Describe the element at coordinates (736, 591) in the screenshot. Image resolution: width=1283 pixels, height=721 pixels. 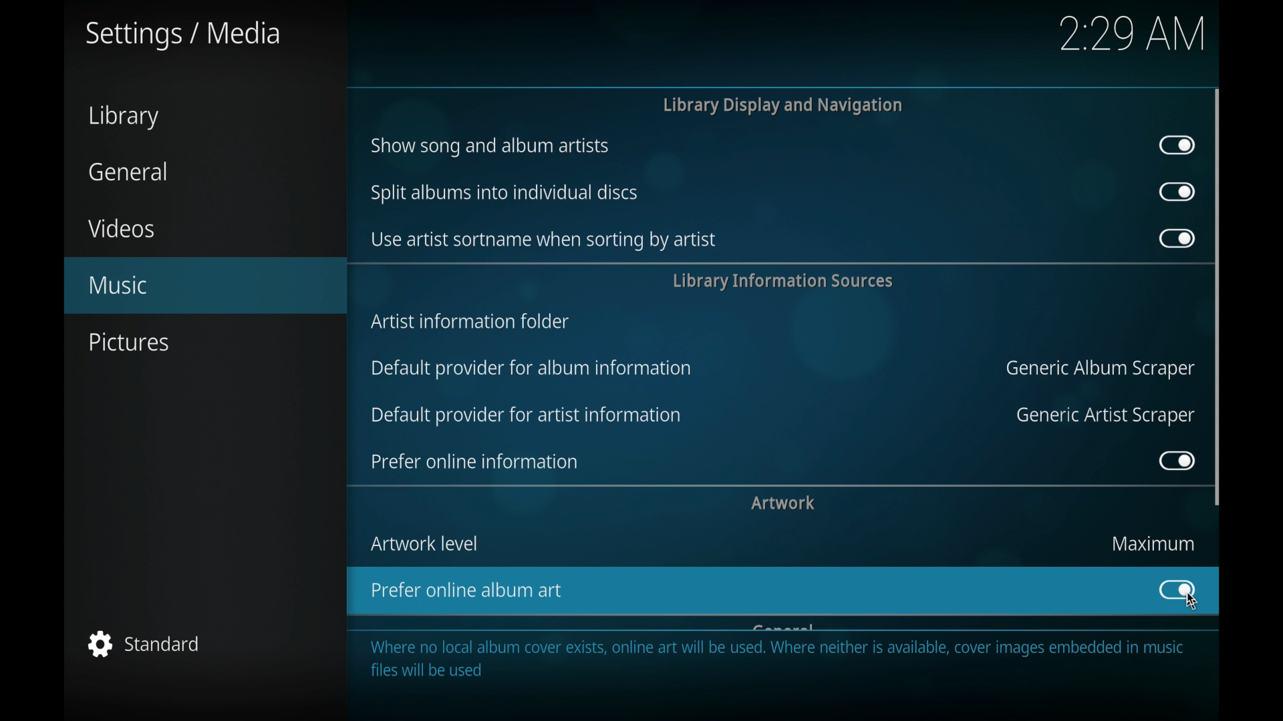
I see `prefer online album art` at that location.